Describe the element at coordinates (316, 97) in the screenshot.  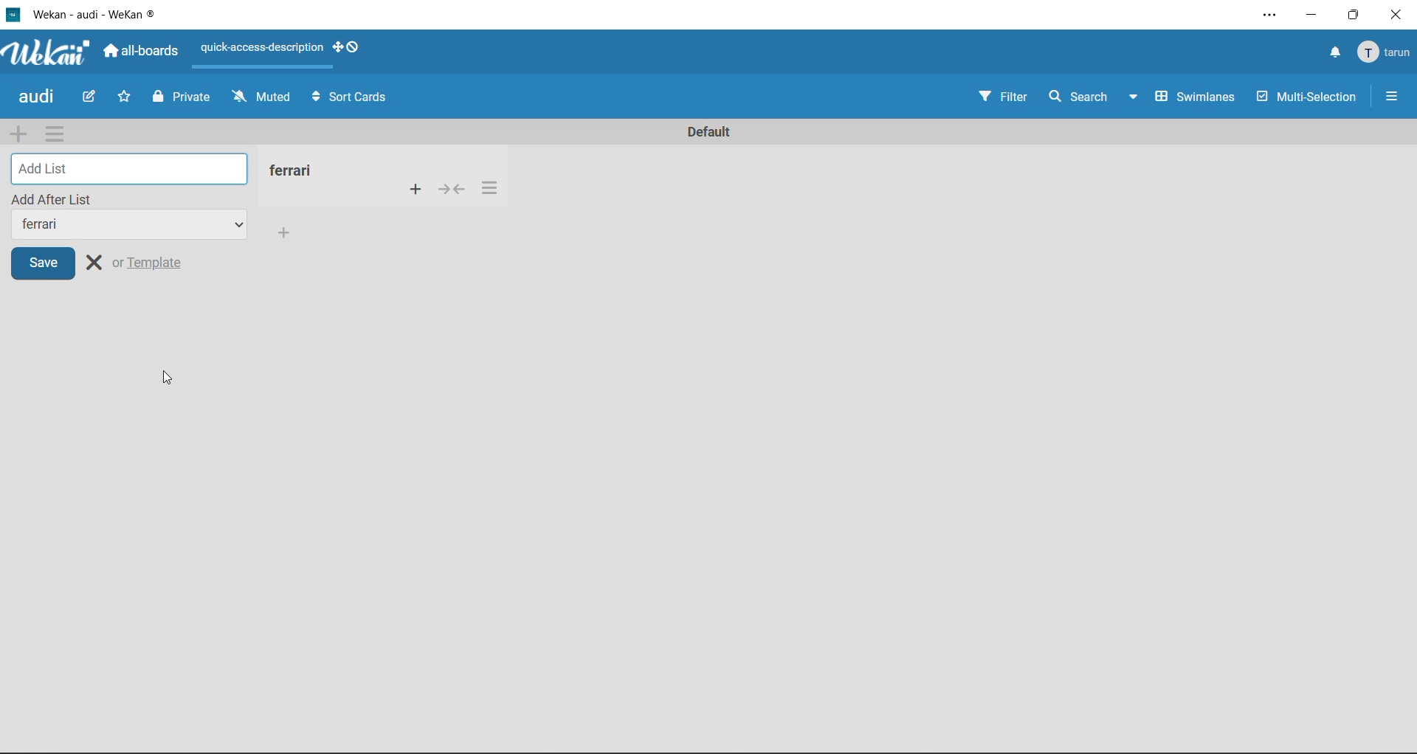
I see `Arrows` at that location.